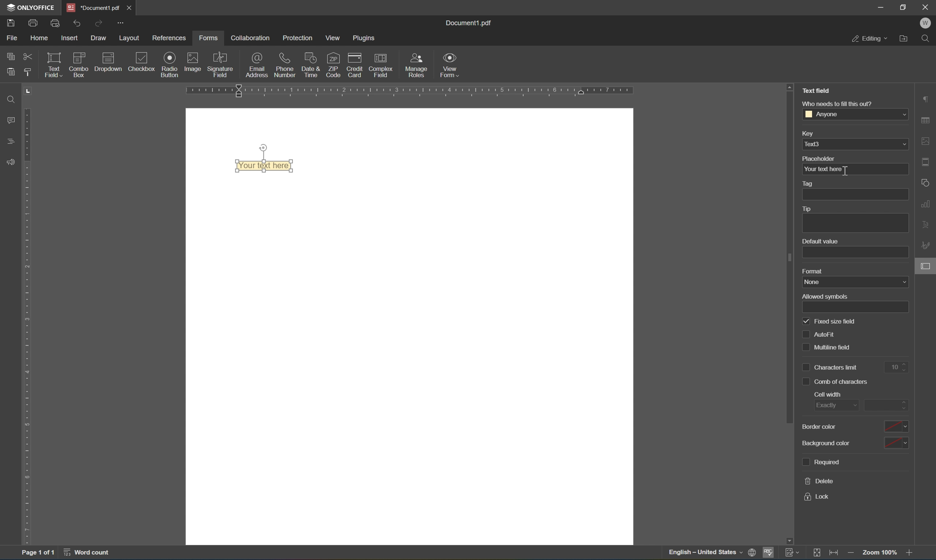 This screenshot has height=560, width=936. Describe the element at coordinates (929, 226) in the screenshot. I see `text art settings` at that location.